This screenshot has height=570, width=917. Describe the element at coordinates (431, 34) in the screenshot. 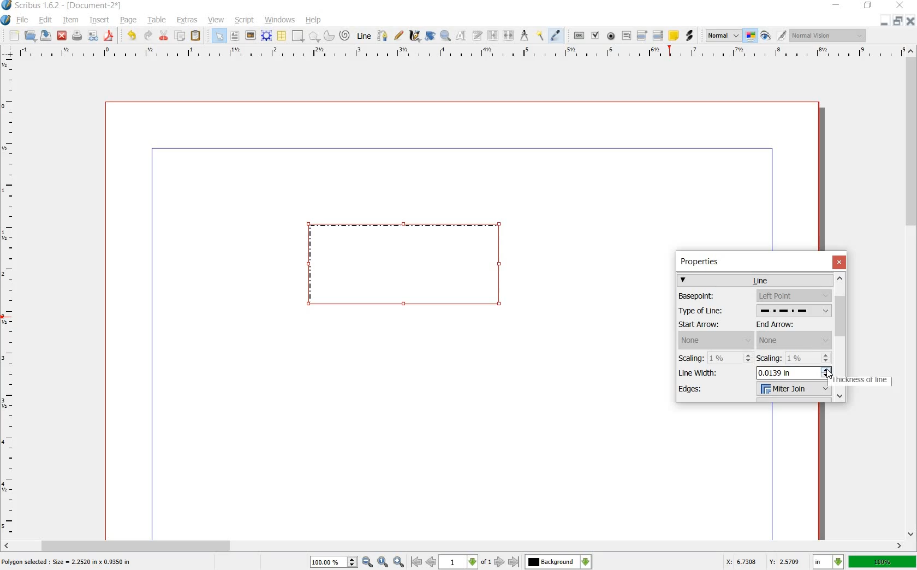

I see `ROTATE ITEM` at that location.